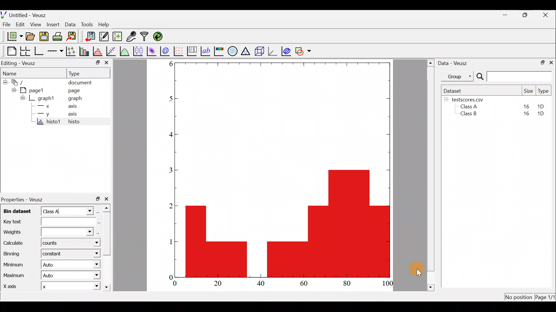 Image resolution: width=556 pixels, height=312 pixels. What do you see at coordinates (69, 24) in the screenshot?
I see `Data` at bounding box center [69, 24].